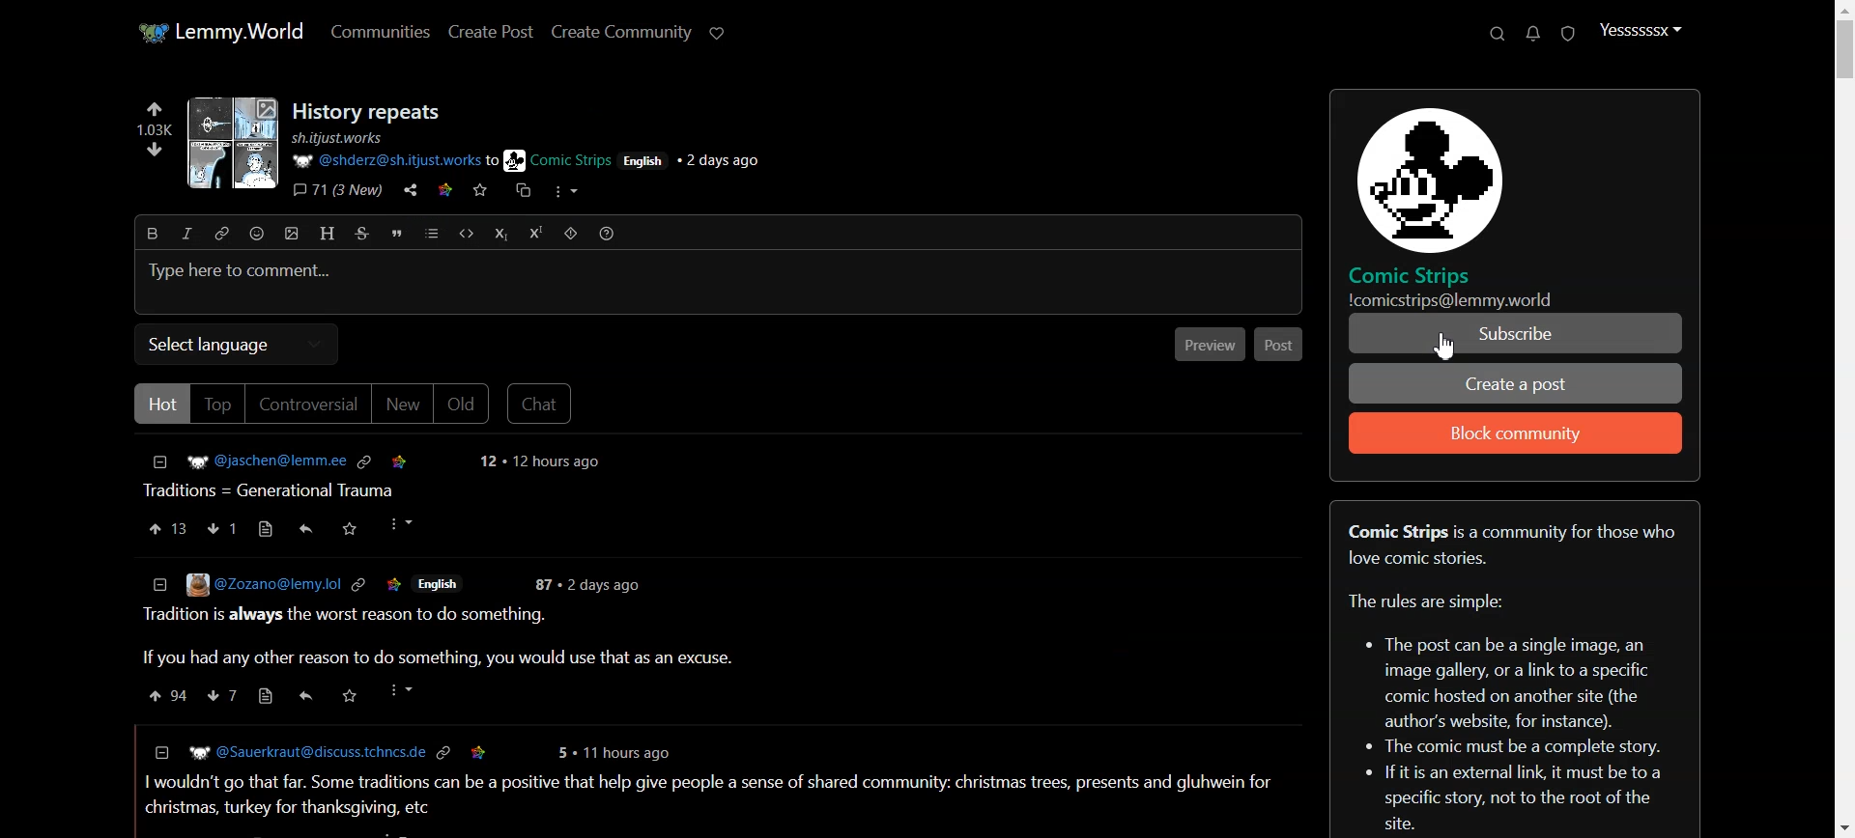  What do you see at coordinates (241, 696) in the screenshot?
I see `Comment` at bounding box center [241, 696].